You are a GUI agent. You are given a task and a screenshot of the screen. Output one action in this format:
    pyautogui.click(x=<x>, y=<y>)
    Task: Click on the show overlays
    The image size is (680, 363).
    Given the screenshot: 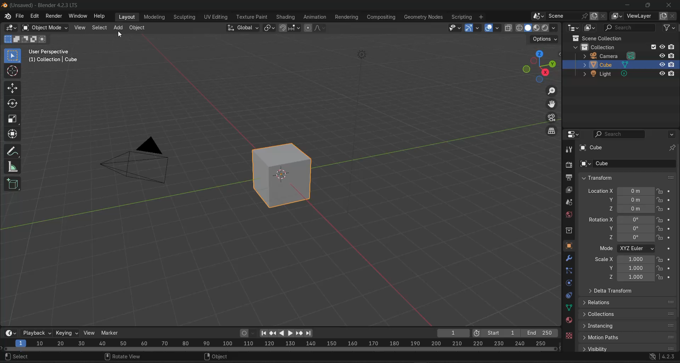 What is the action you would take?
    pyautogui.click(x=489, y=27)
    